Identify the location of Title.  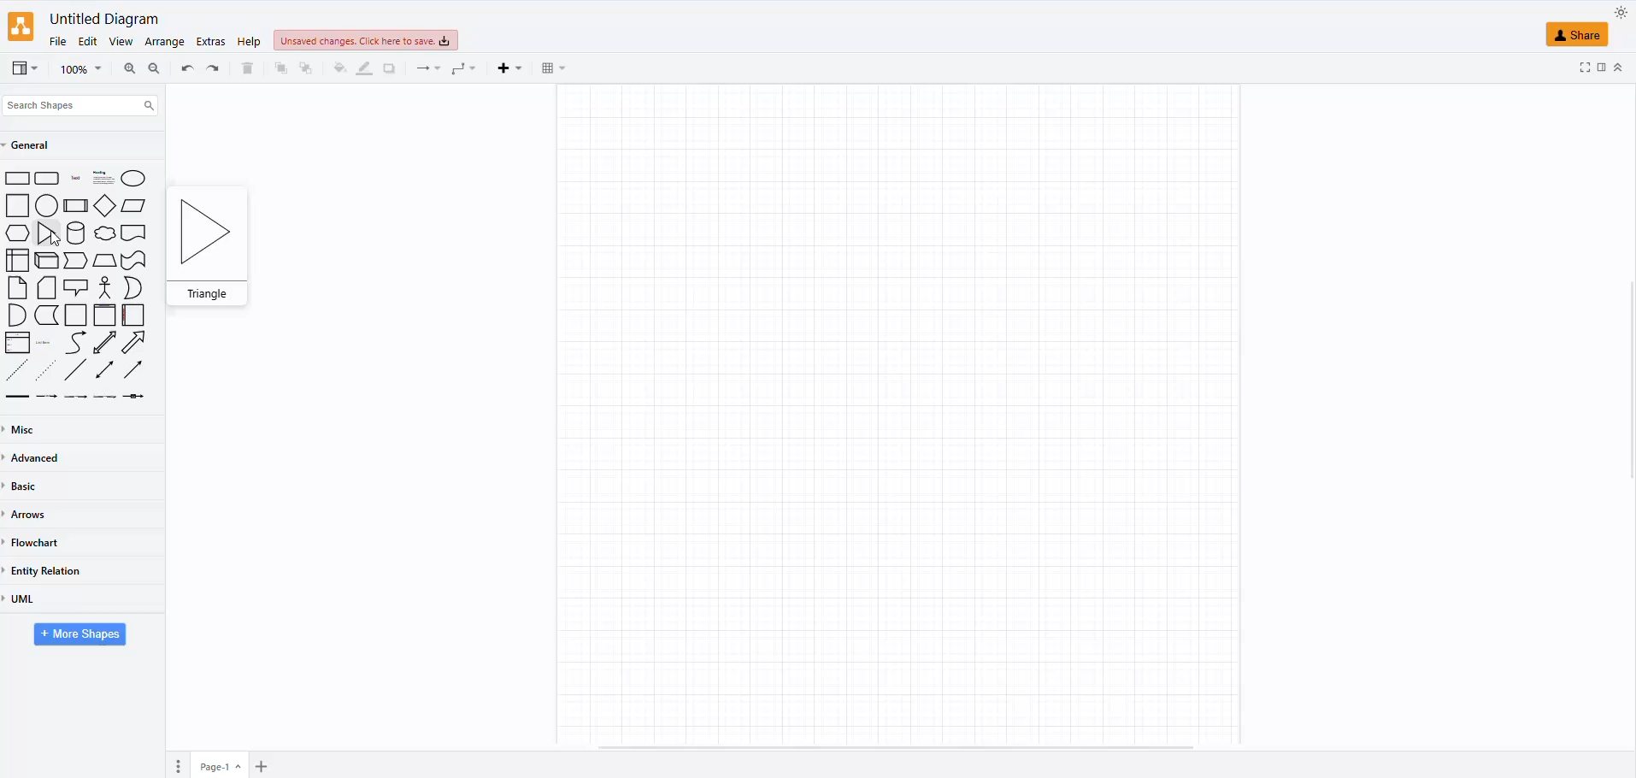
(77, 179).